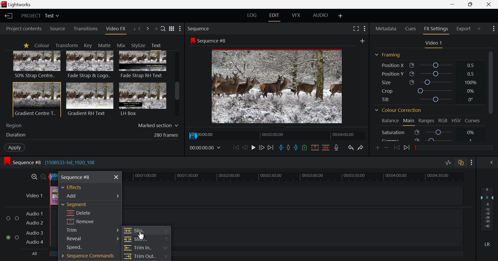 The width and height of the screenshot is (498, 261). Describe the element at coordinates (364, 28) in the screenshot. I see `Settings` at that location.